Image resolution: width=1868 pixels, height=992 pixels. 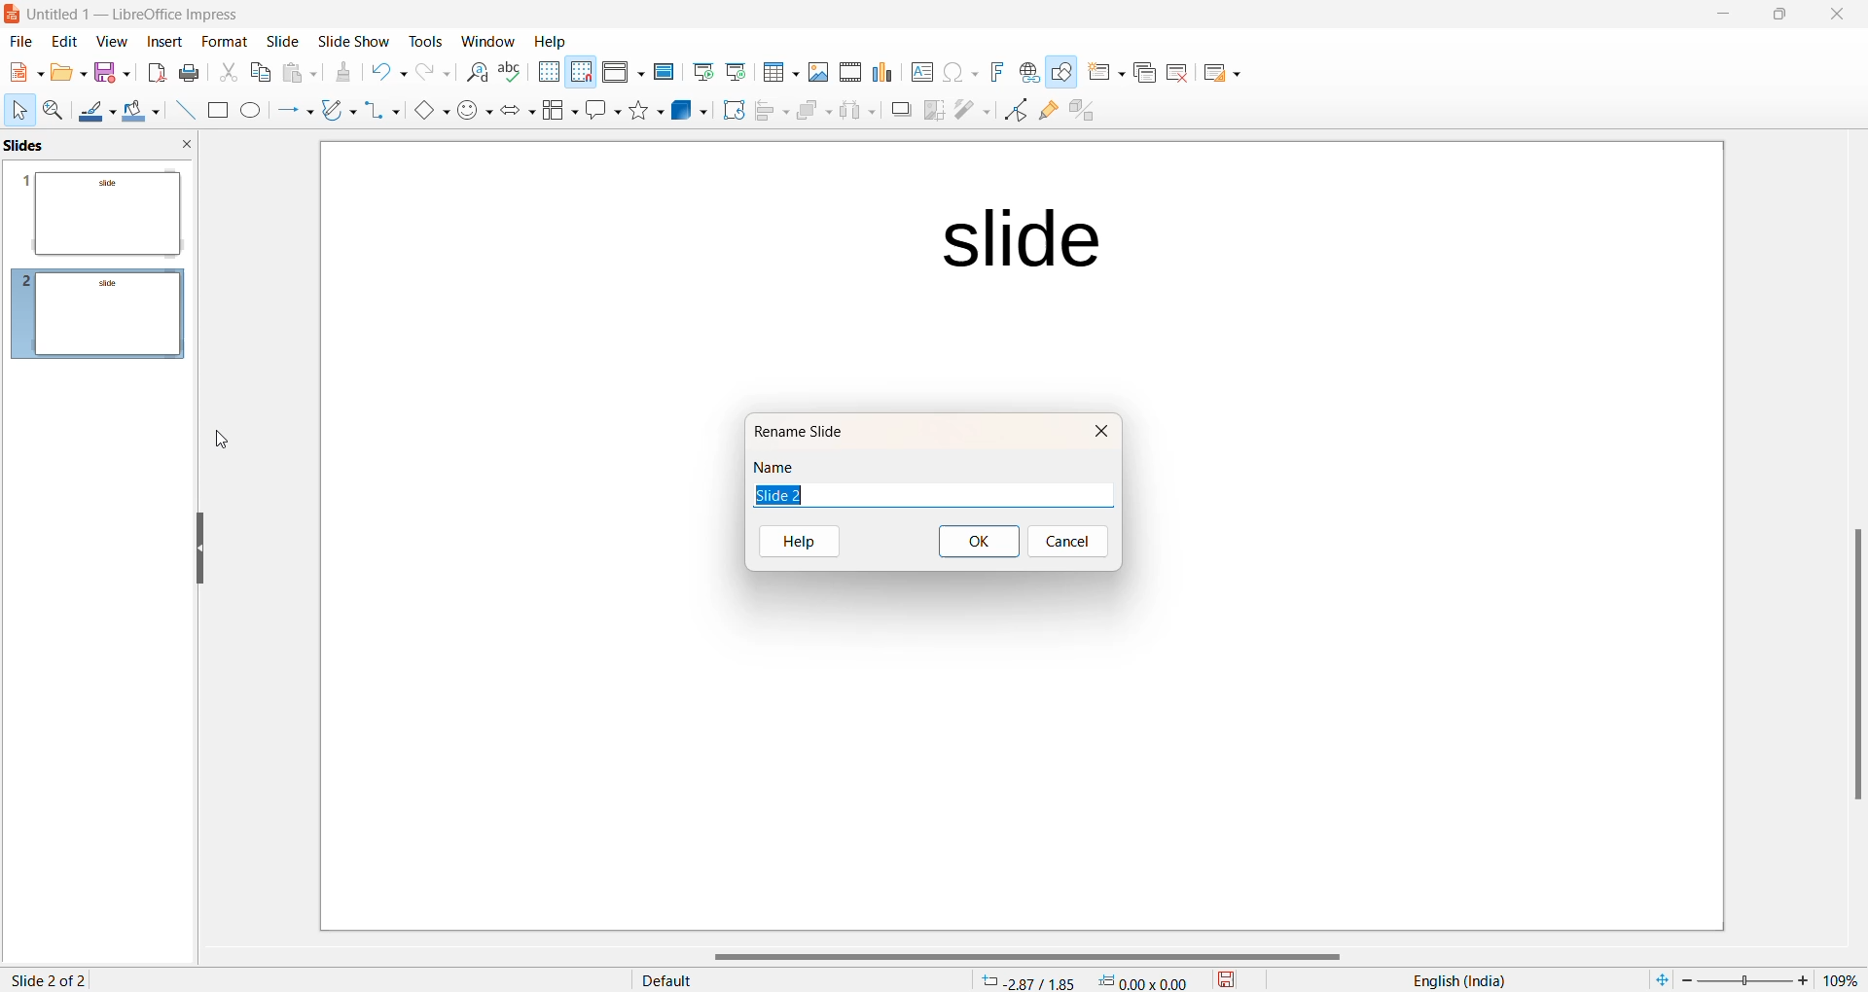 I want to click on display type, so click(x=773, y=980).